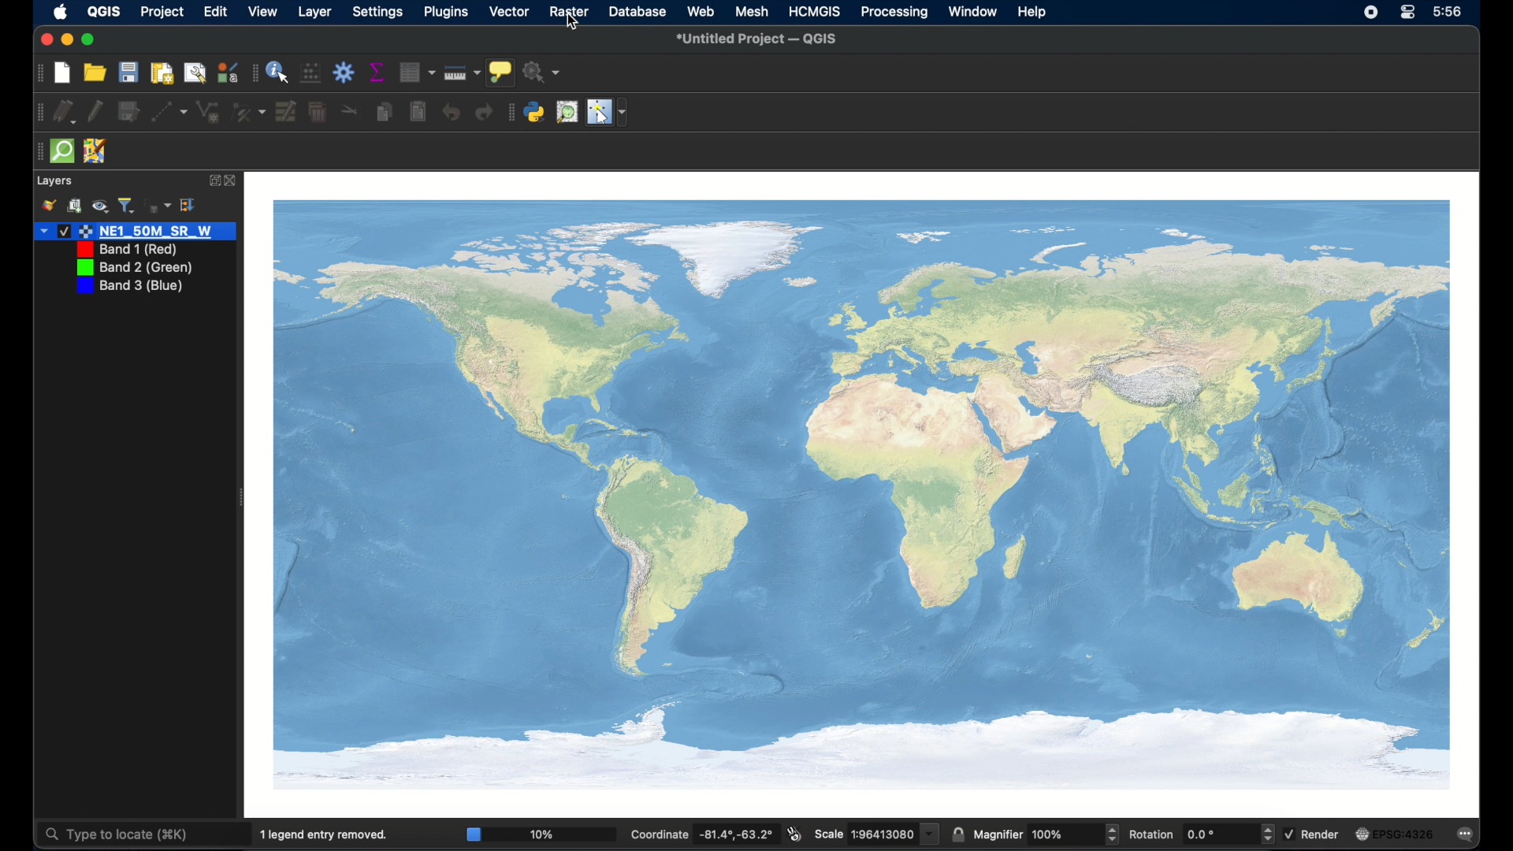 This screenshot has width=1513, height=851. Describe the element at coordinates (351, 110) in the screenshot. I see `cut` at that location.